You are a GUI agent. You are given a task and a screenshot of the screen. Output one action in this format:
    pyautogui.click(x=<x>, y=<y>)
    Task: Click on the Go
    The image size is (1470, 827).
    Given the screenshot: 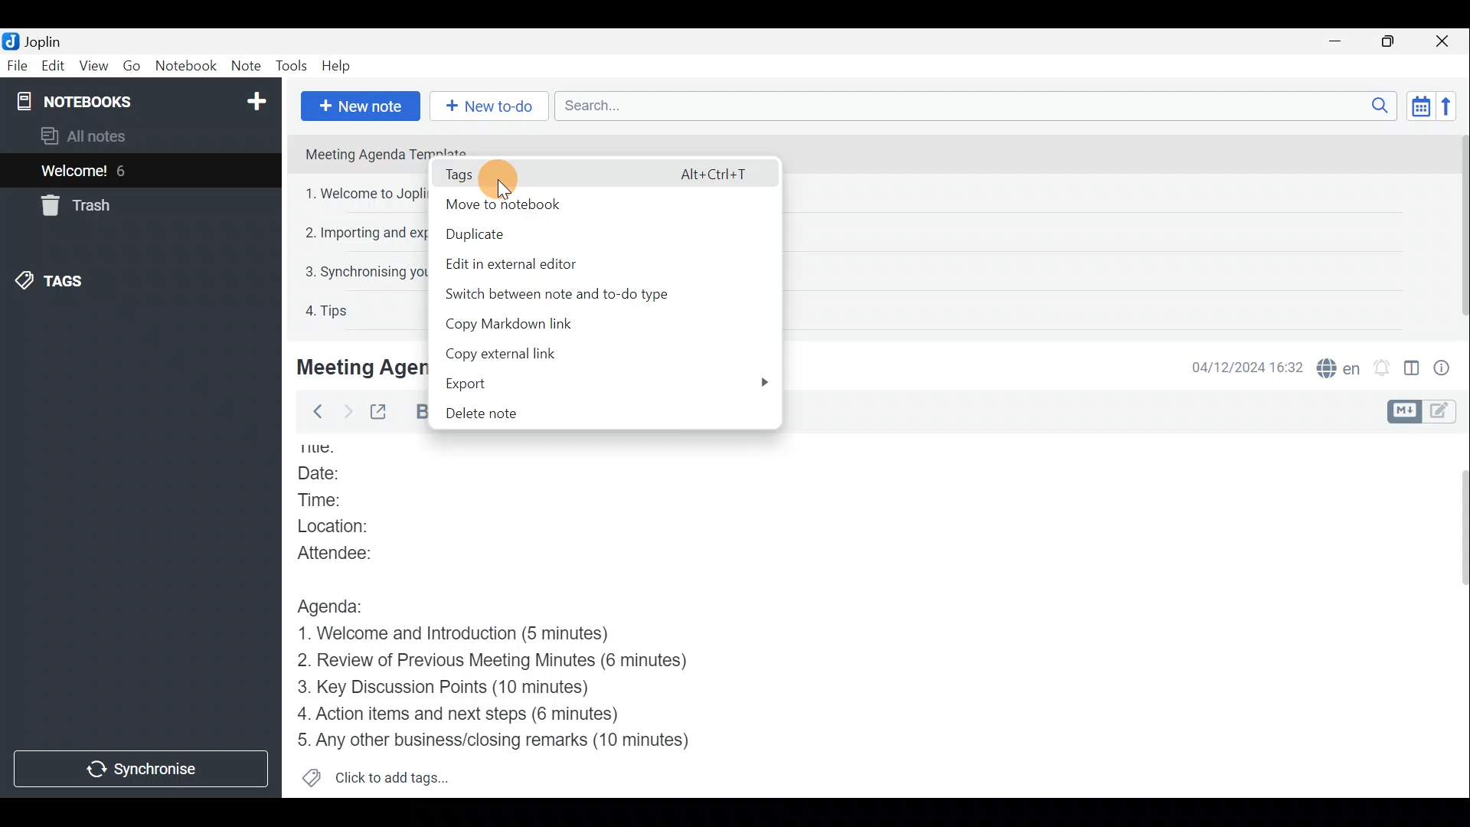 What is the action you would take?
    pyautogui.click(x=135, y=65)
    